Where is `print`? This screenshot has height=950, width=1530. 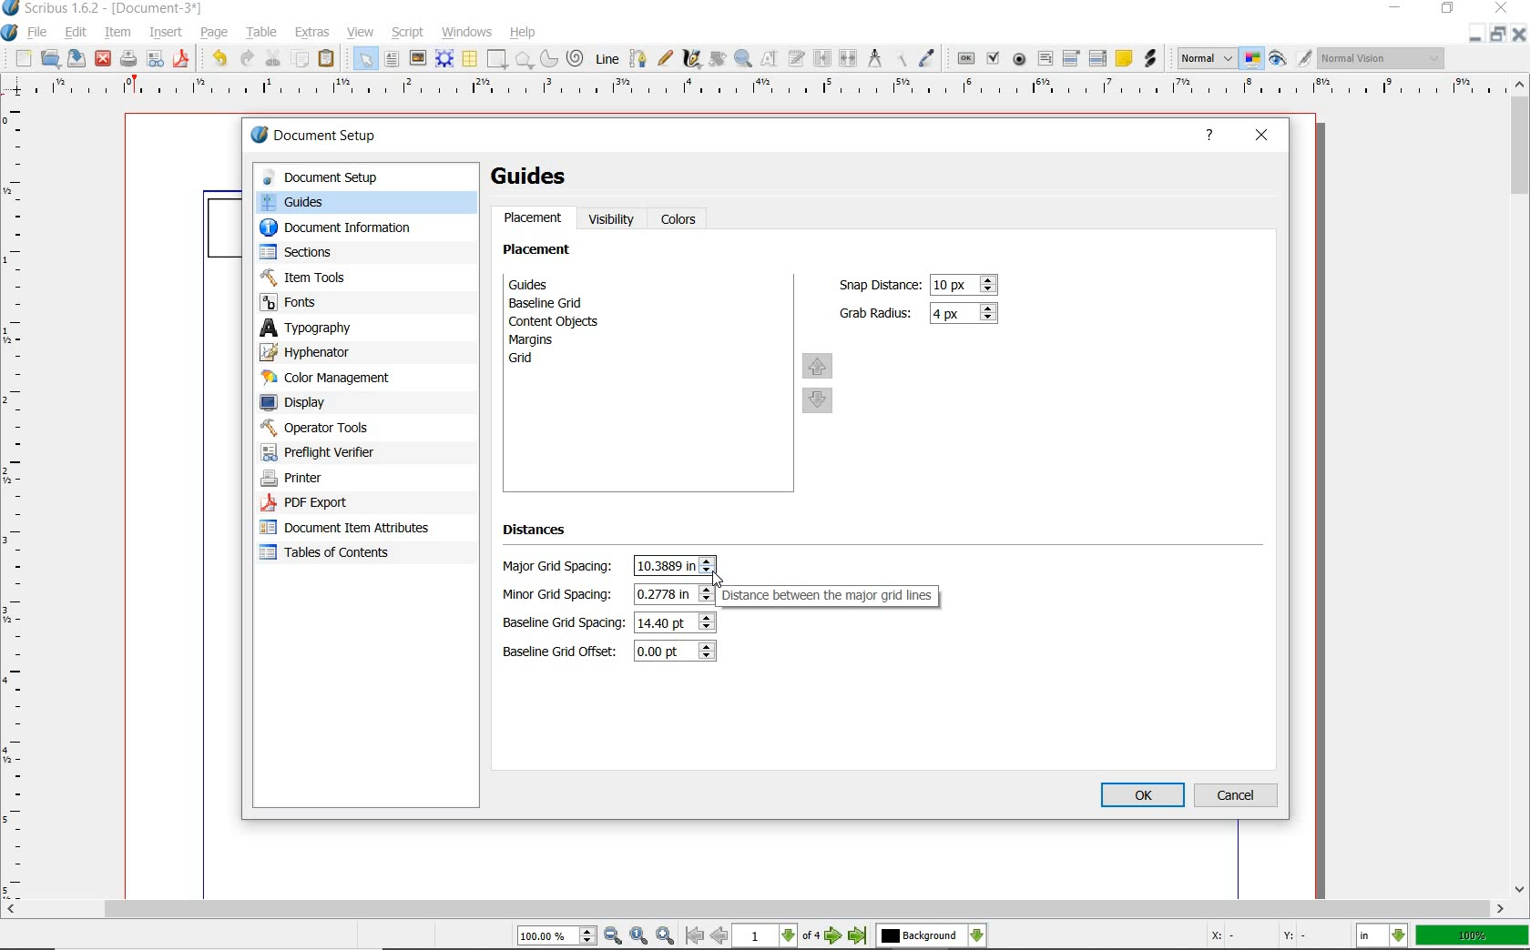 print is located at coordinates (128, 59).